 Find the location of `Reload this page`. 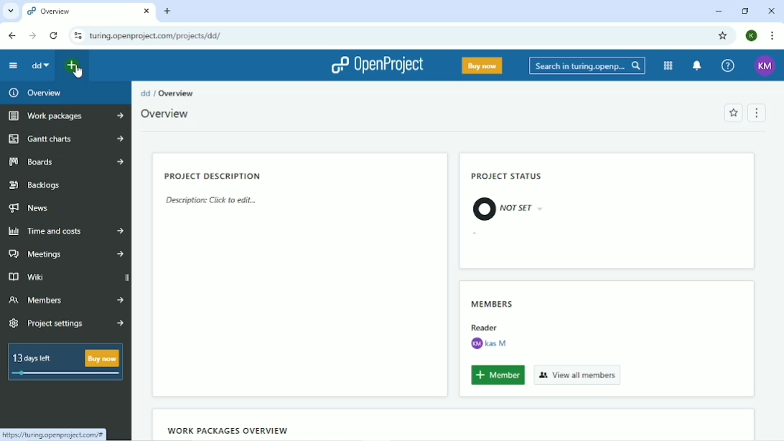

Reload this page is located at coordinates (55, 36).